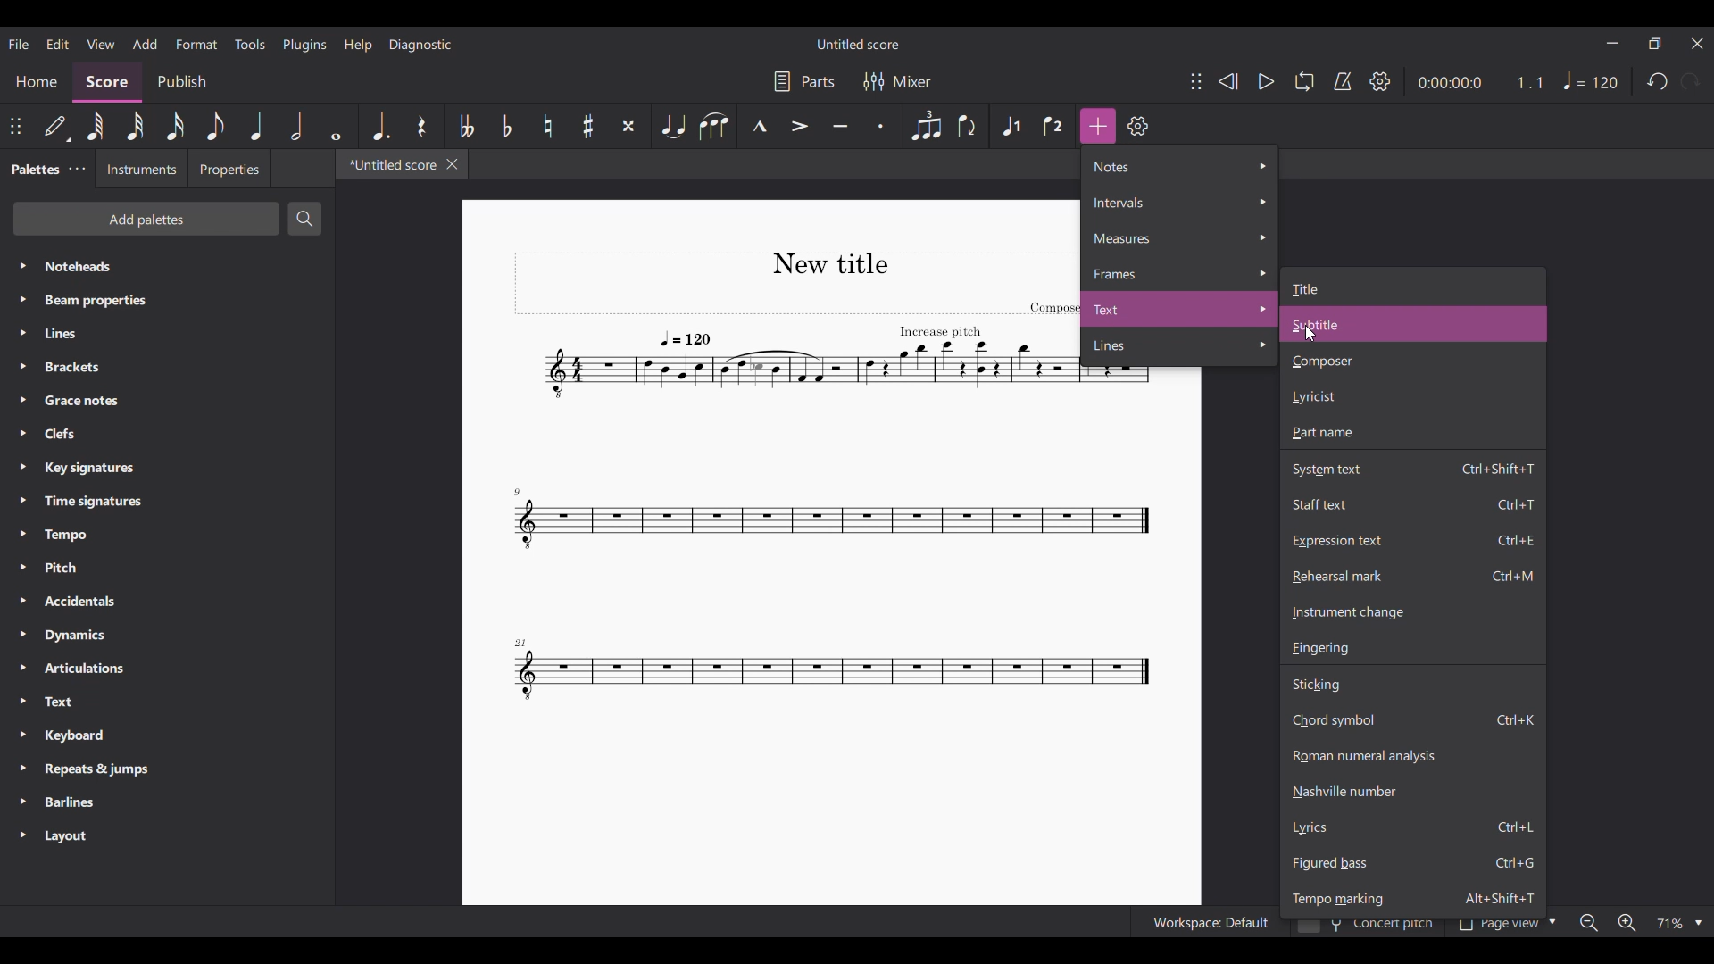 This screenshot has height=964, width=1714. What do you see at coordinates (1304, 81) in the screenshot?
I see `Loop playback` at bounding box center [1304, 81].